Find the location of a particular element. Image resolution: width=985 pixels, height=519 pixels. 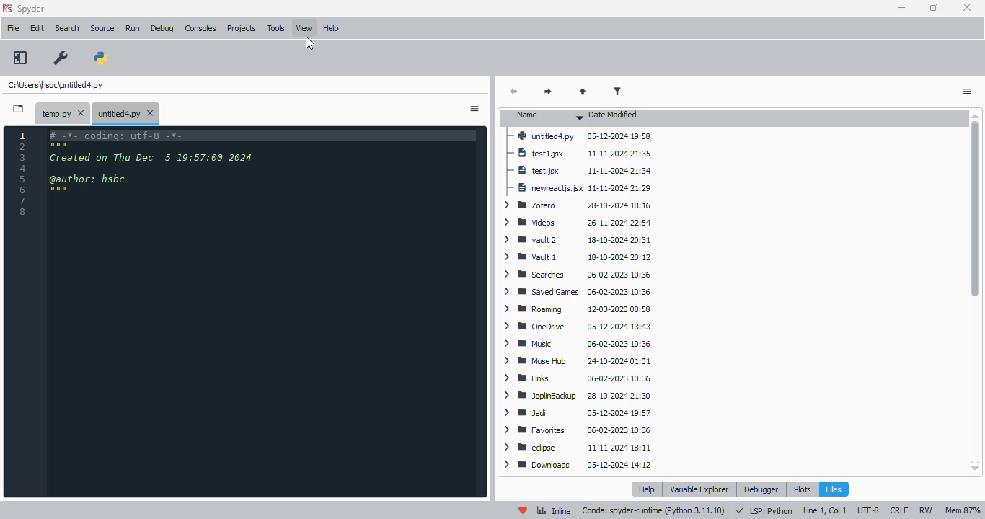

conda: spyder-runtime (python 3. 11. 10) is located at coordinates (655, 511).